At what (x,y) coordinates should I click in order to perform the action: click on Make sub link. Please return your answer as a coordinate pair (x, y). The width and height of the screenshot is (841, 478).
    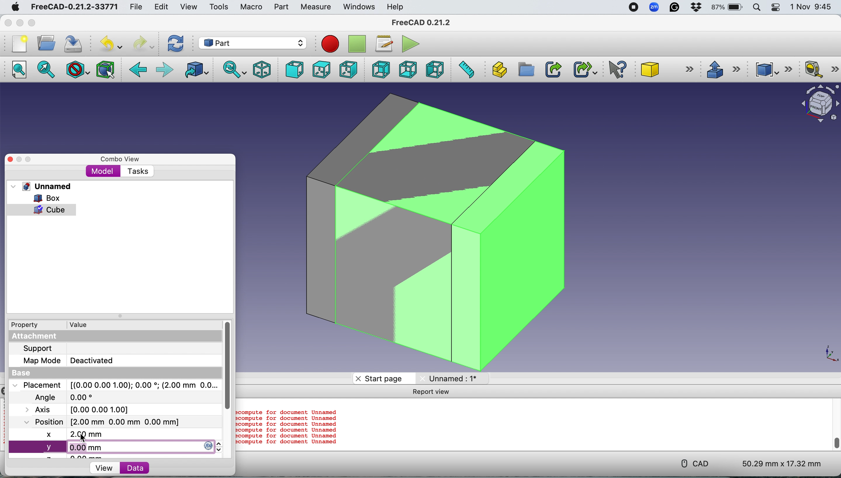
    Looking at the image, I should click on (582, 68).